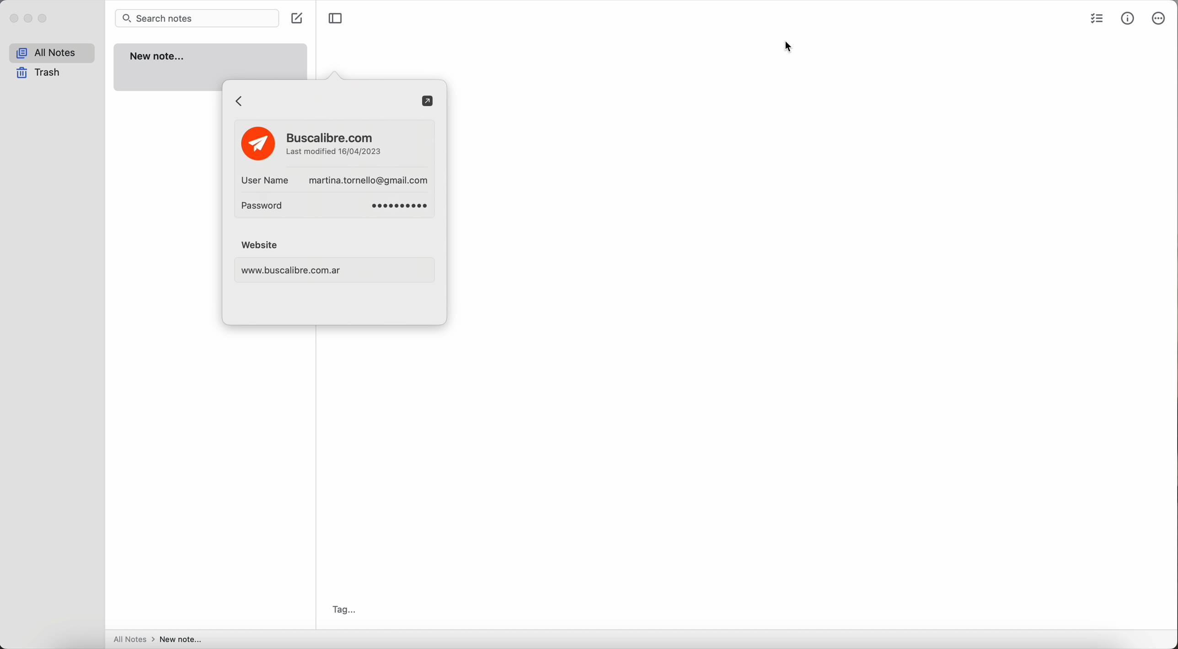  Describe the element at coordinates (1096, 20) in the screenshot. I see `check list` at that location.